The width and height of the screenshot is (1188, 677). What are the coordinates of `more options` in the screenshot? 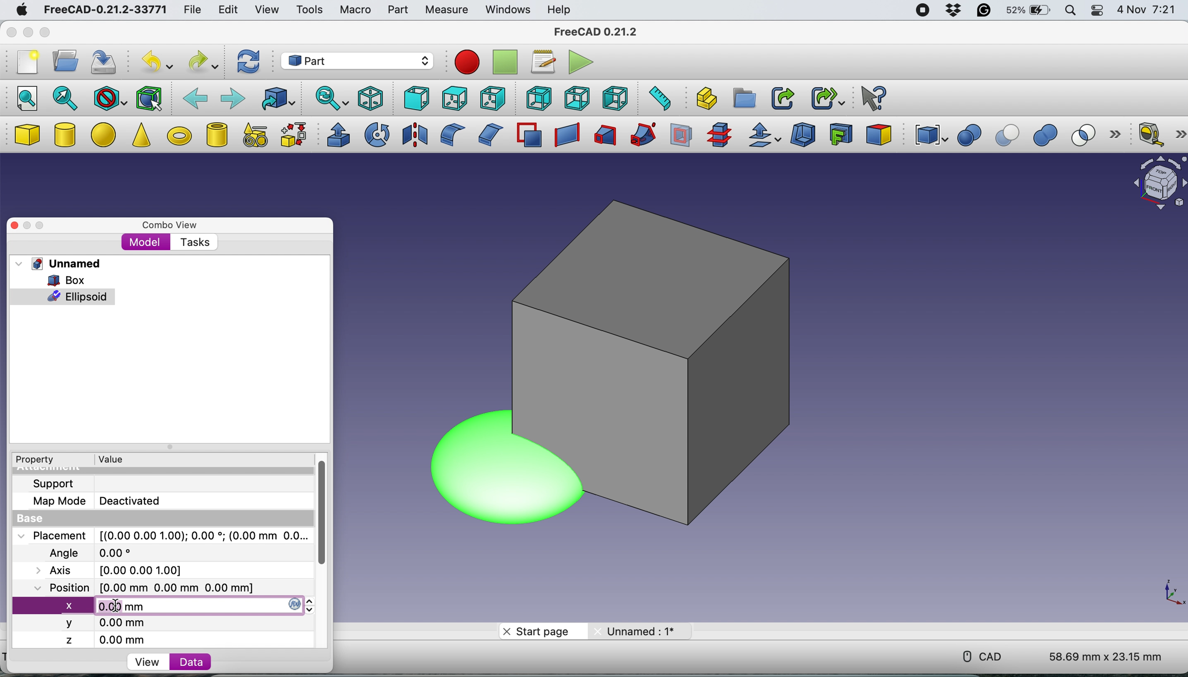 It's located at (1119, 135).